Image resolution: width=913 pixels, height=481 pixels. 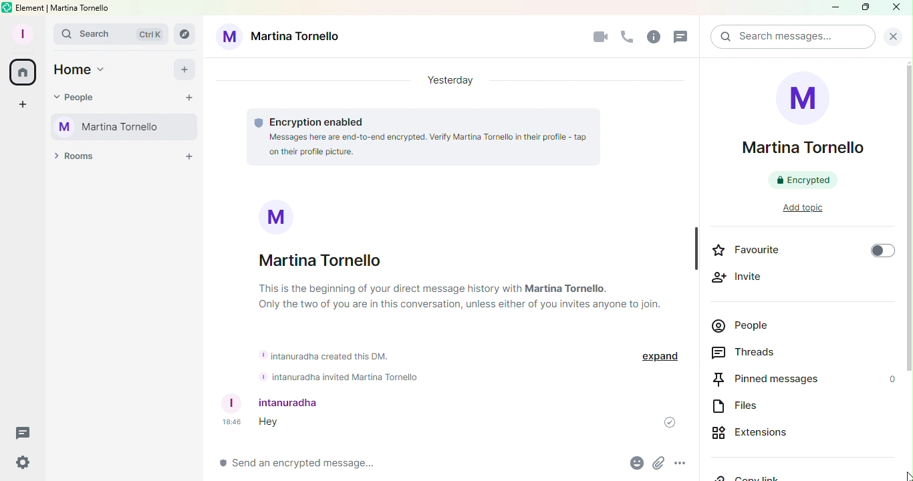 I want to click on Add, so click(x=186, y=73).